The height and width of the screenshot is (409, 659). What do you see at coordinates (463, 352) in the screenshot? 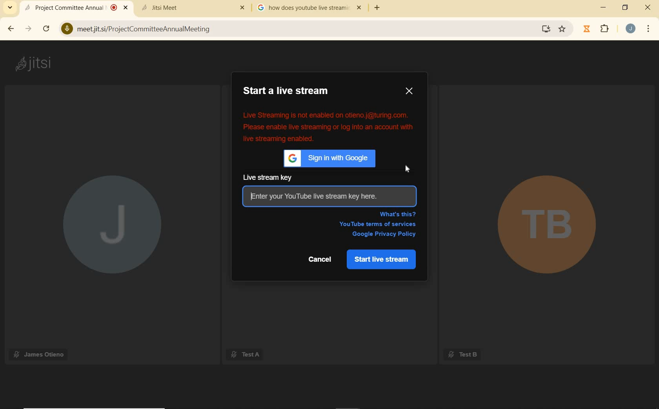
I see `Test B` at bounding box center [463, 352].